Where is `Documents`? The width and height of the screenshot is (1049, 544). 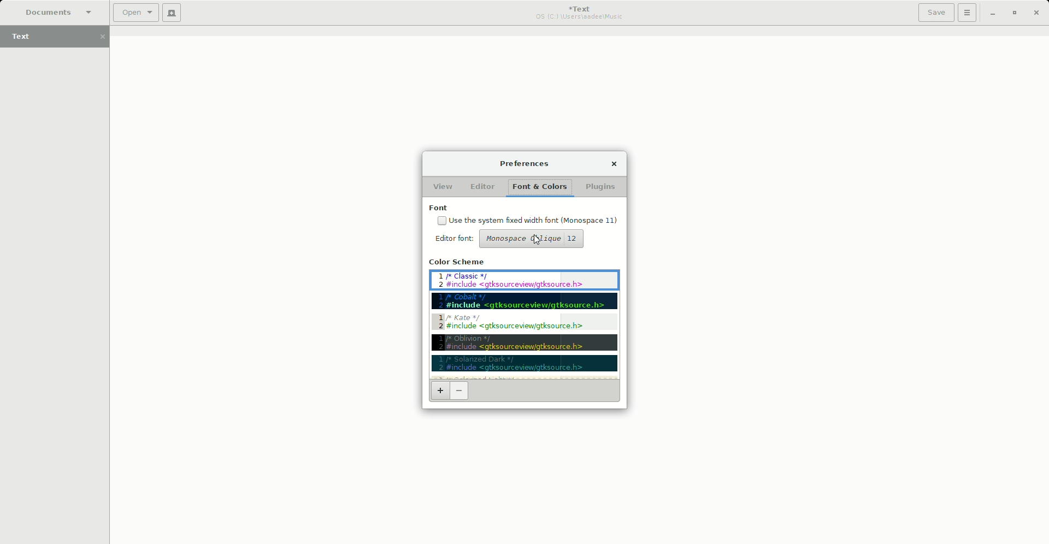
Documents is located at coordinates (54, 12).